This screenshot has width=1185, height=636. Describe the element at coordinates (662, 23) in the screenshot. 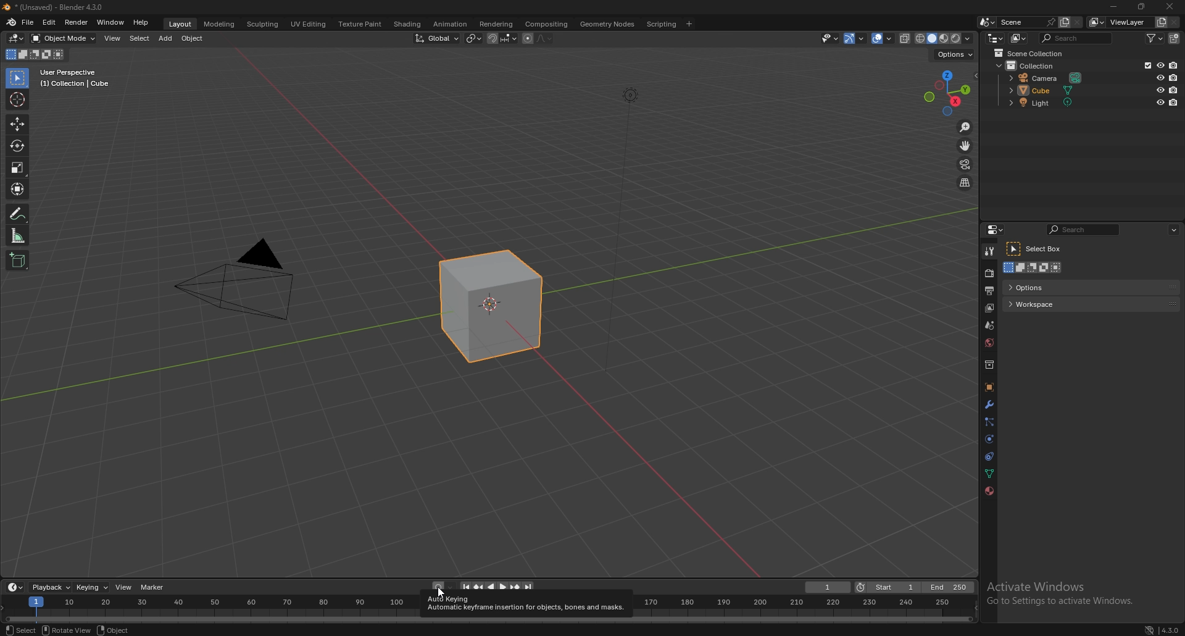

I see `scripting` at that location.